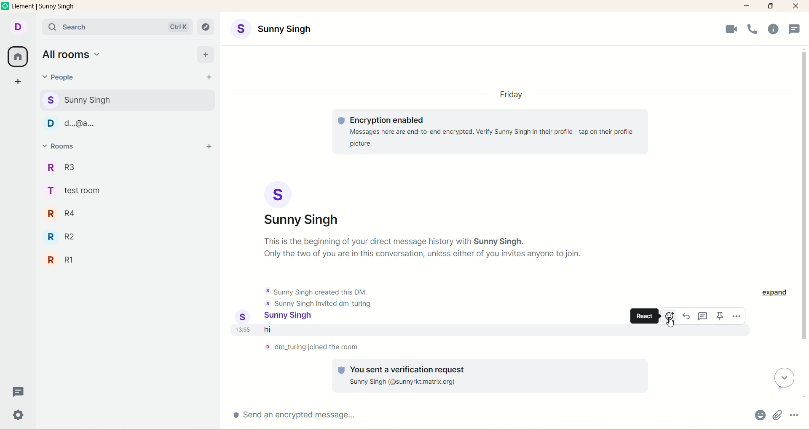 This screenshot has height=430, width=809. I want to click on voice call, so click(753, 29).